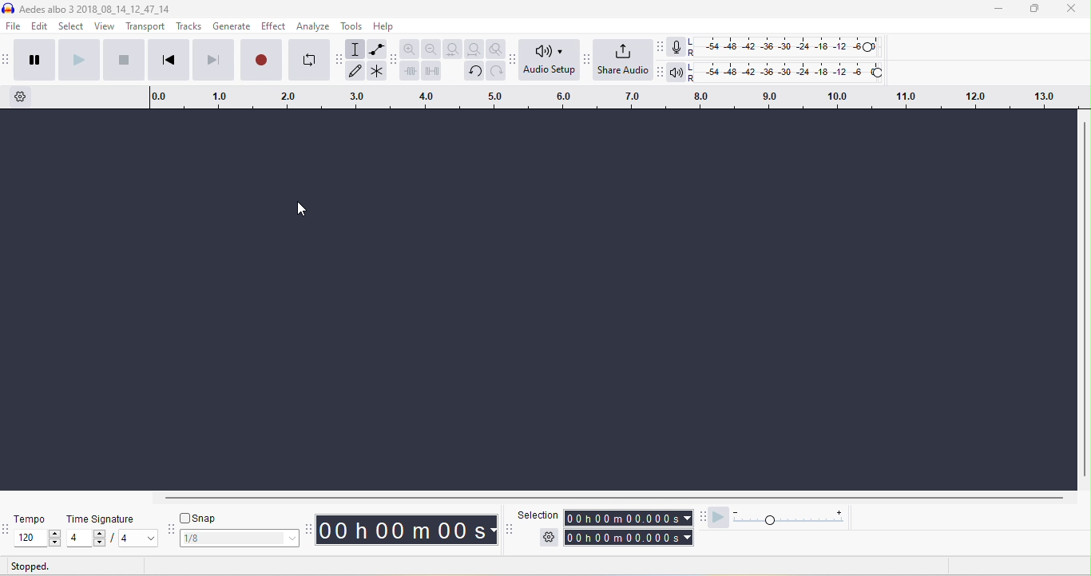  Describe the element at coordinates (78, 58) in the screenshot. I see `play` at that location.